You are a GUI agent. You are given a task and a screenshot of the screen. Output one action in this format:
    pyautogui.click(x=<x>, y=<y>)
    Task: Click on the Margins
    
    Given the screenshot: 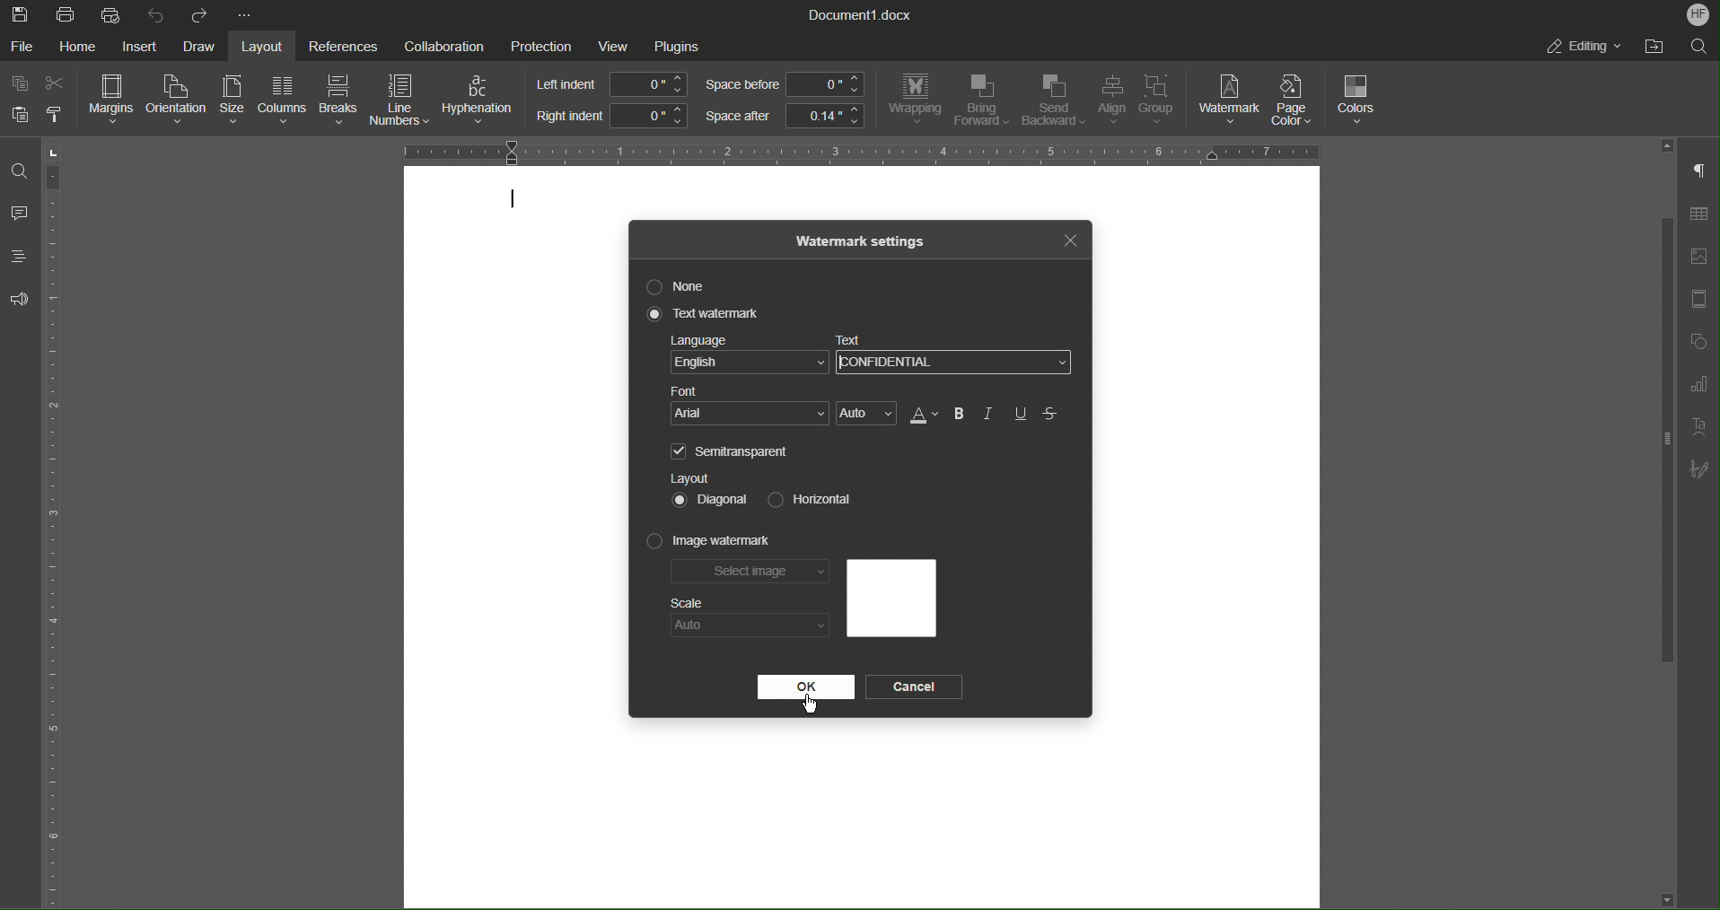 What is the action you would take?
    pyautogui.click(x=113, y=100)
    